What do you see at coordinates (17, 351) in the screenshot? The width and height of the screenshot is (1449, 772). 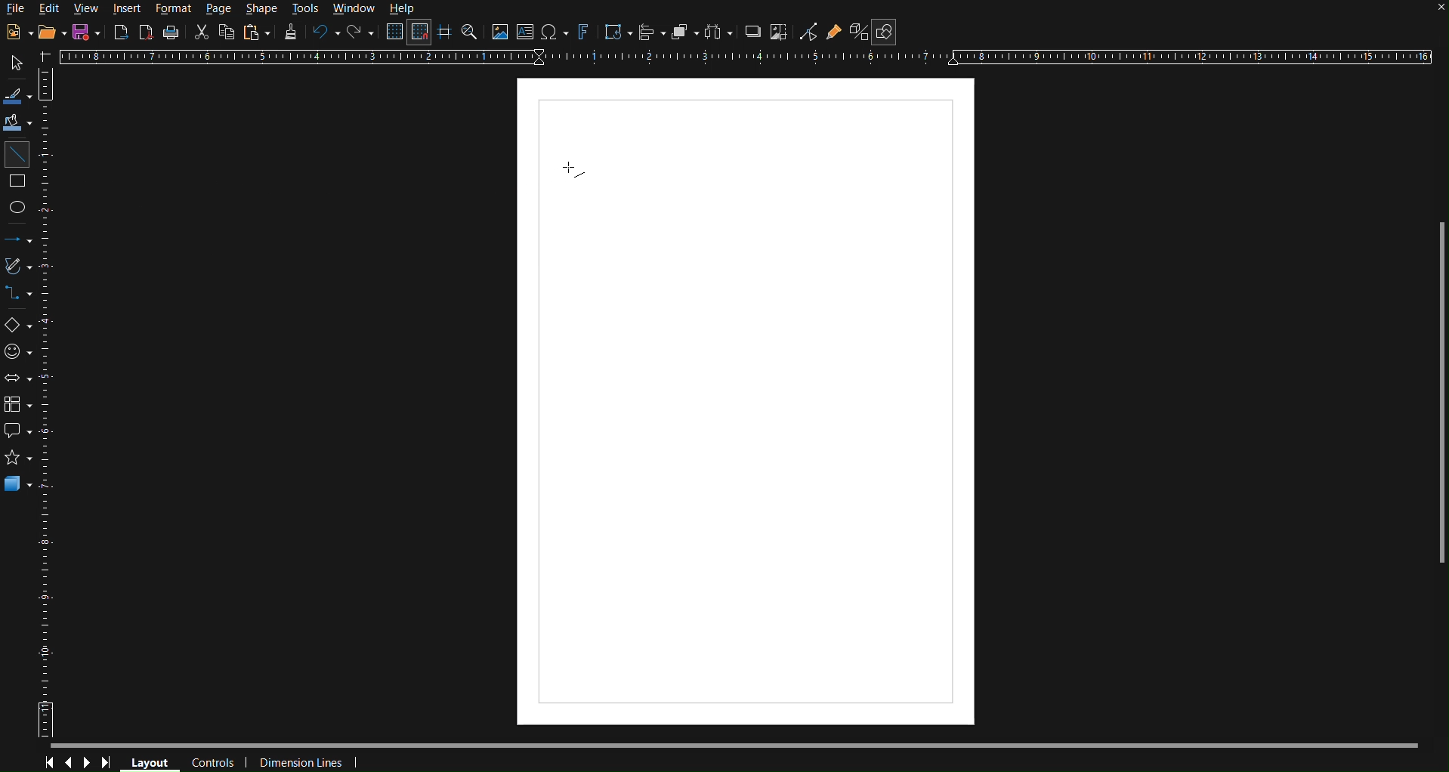 I see `Symbol Shapes` at bounding box center [17, 351].